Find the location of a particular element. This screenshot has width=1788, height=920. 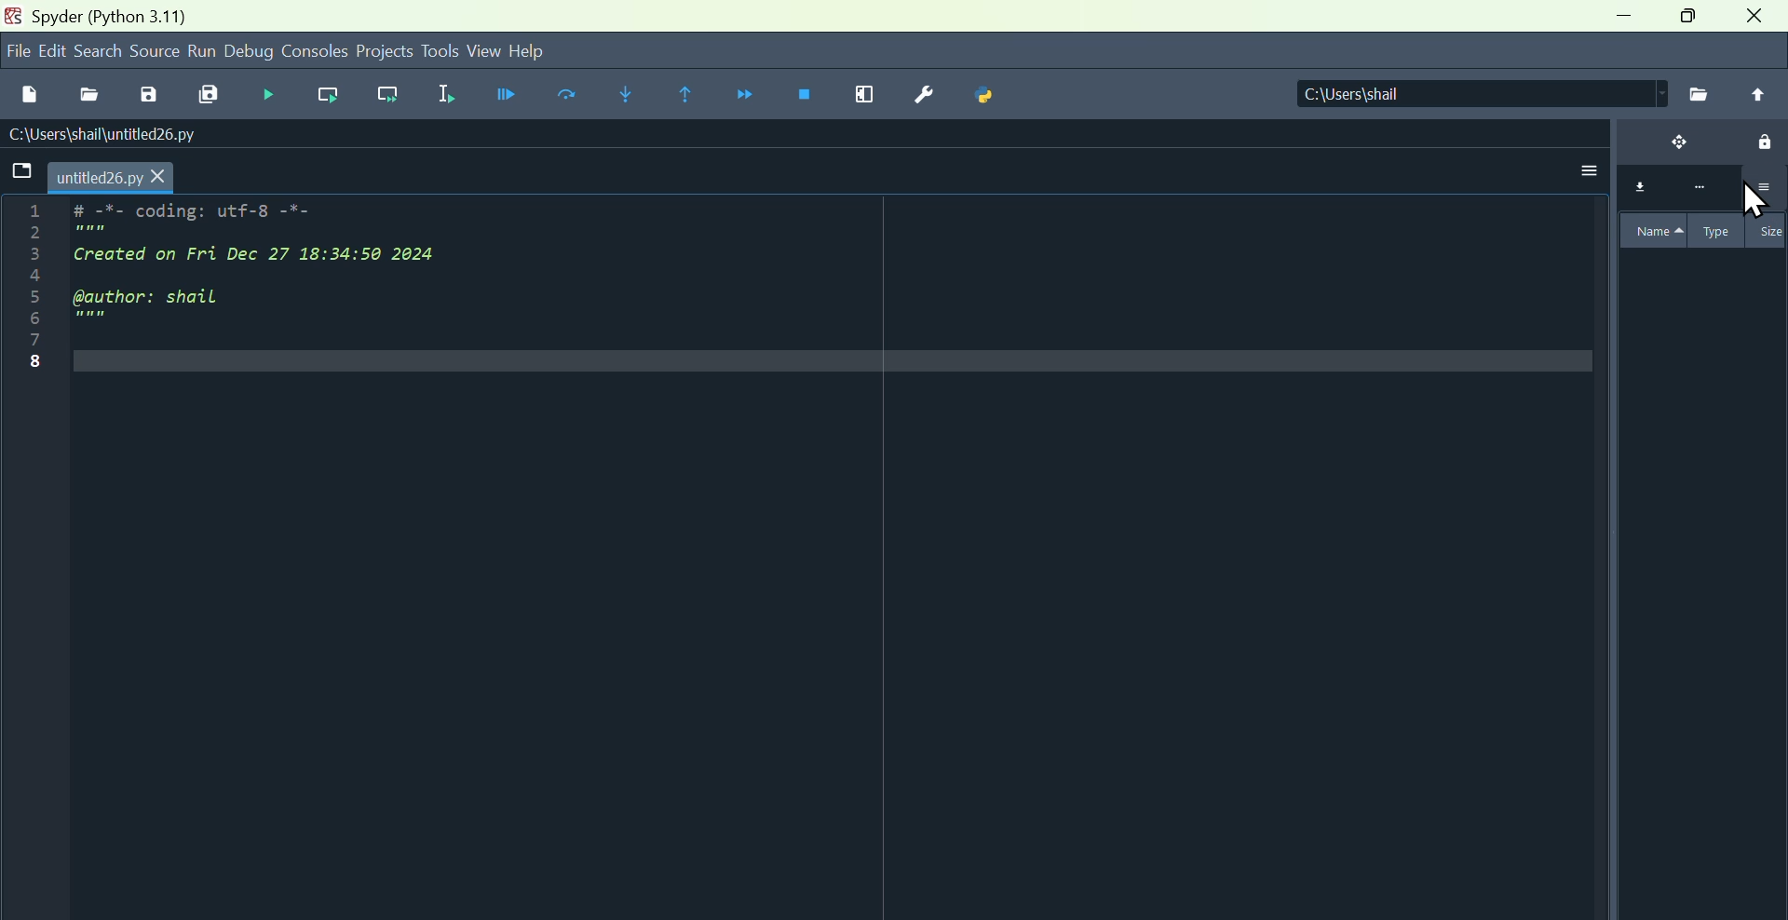

Maximise is located at coordinates (1690, 21).